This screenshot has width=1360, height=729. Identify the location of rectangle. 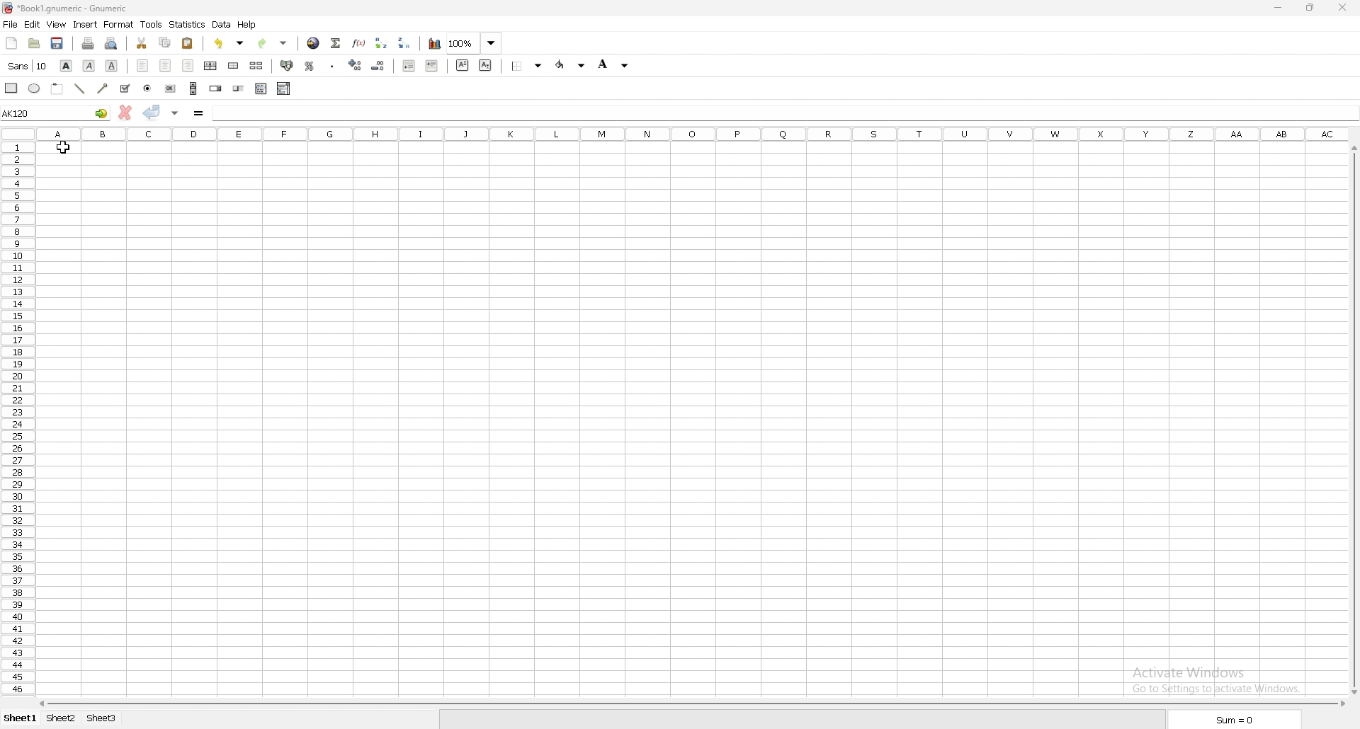
(12, 88).